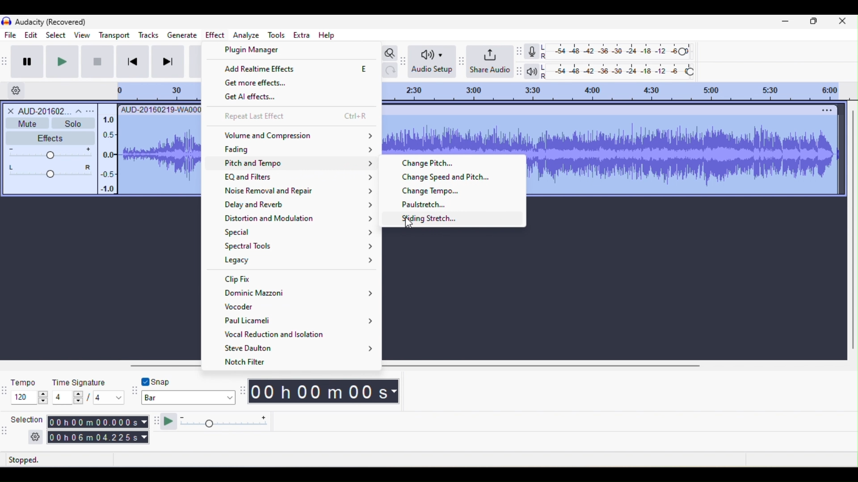  What do you see at coordinates (221, 423) in the screenshot?
I see `play at speed` at bounding box center [221, 423].